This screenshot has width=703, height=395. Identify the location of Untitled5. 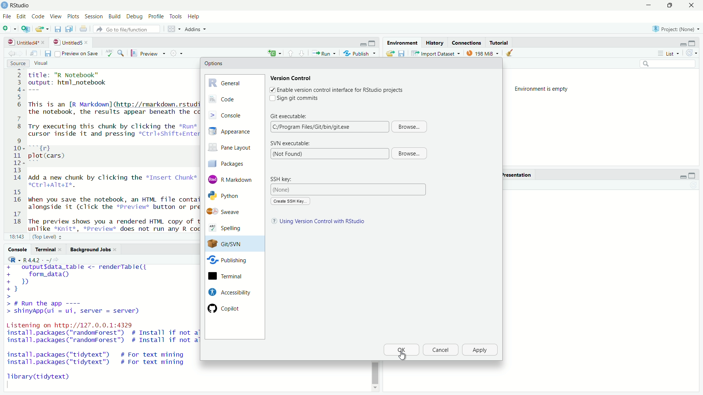
(67, 42).